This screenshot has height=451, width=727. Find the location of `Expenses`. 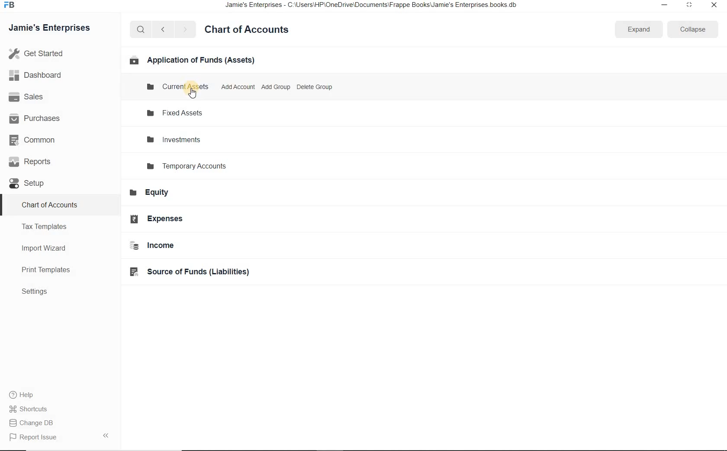

Expenses is located at coordinates (160, 219).